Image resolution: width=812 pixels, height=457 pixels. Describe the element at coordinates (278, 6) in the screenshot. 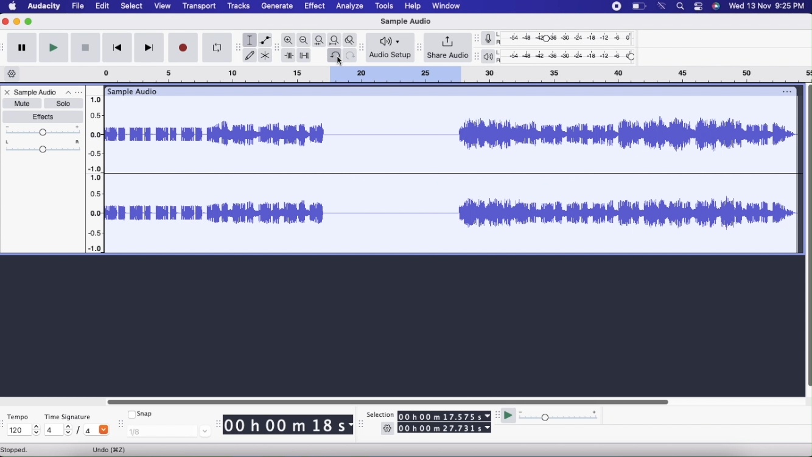

I see `Generate` at that location.